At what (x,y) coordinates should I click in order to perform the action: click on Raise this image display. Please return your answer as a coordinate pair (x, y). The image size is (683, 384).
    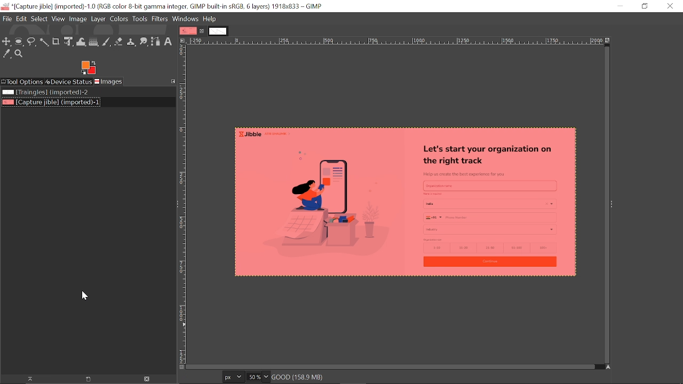
    Looking at the image, I should click on (26, 379).